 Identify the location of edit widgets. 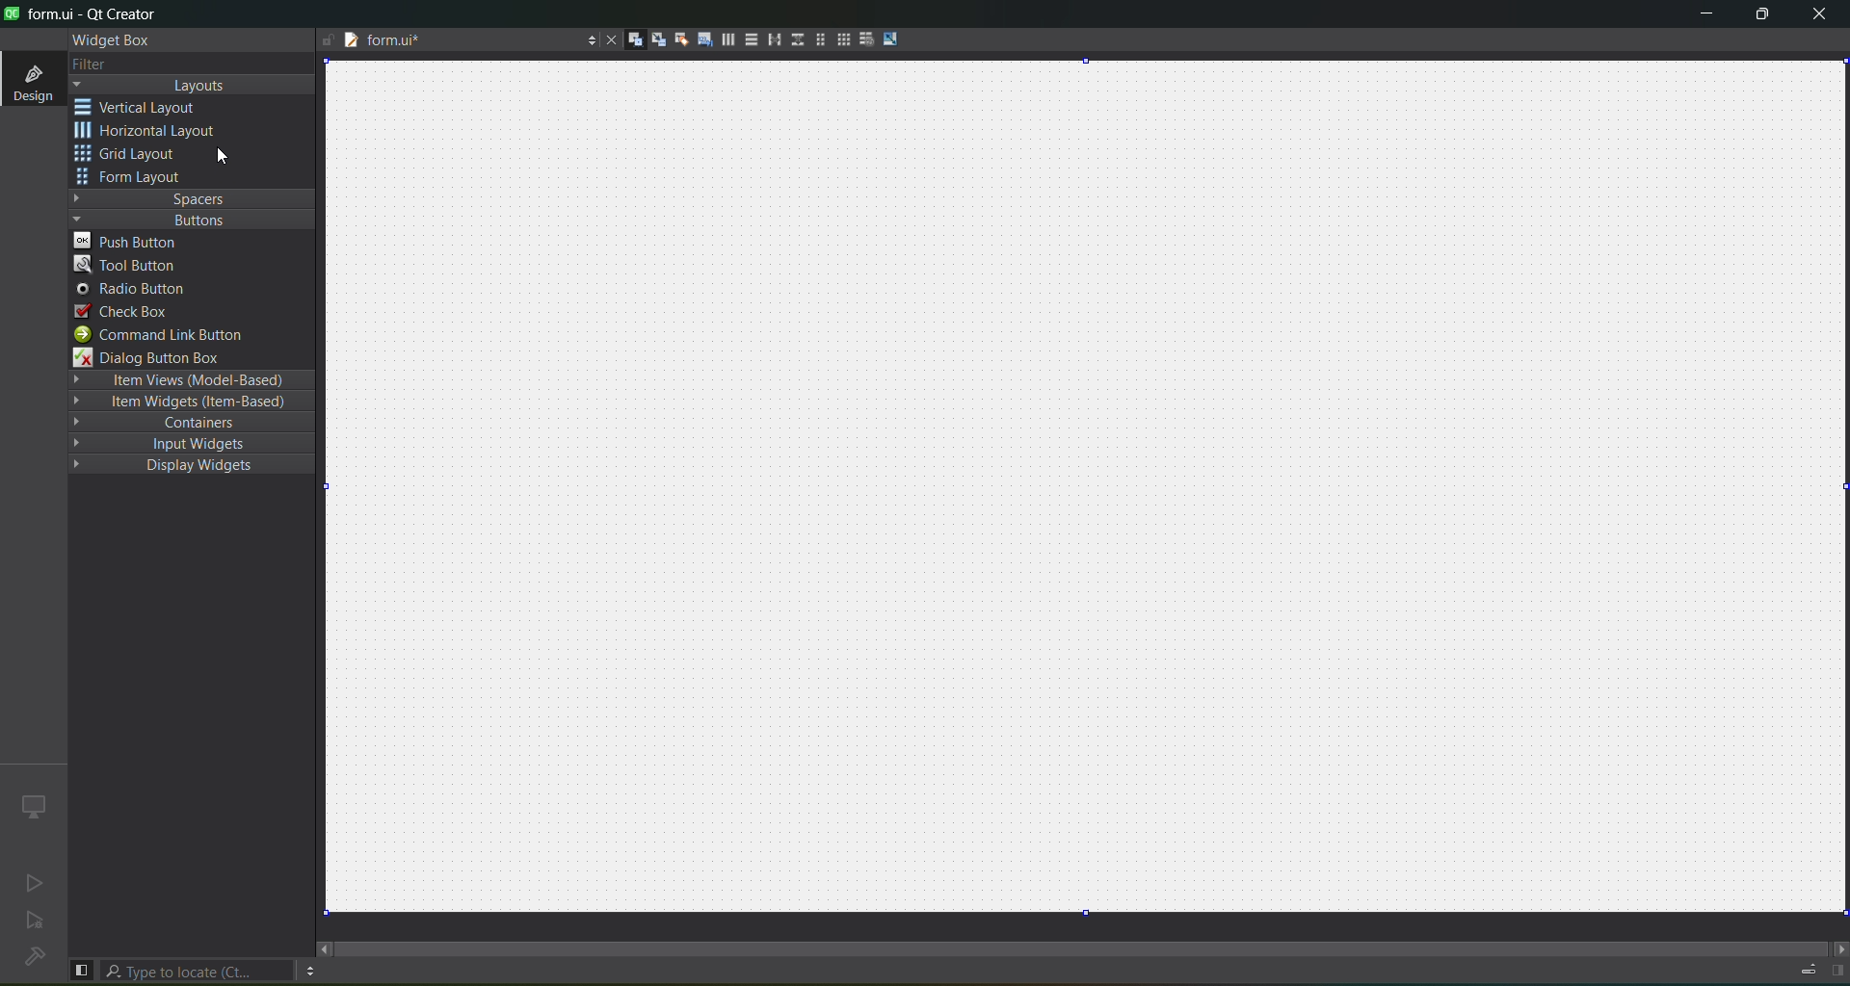
(635, 40).